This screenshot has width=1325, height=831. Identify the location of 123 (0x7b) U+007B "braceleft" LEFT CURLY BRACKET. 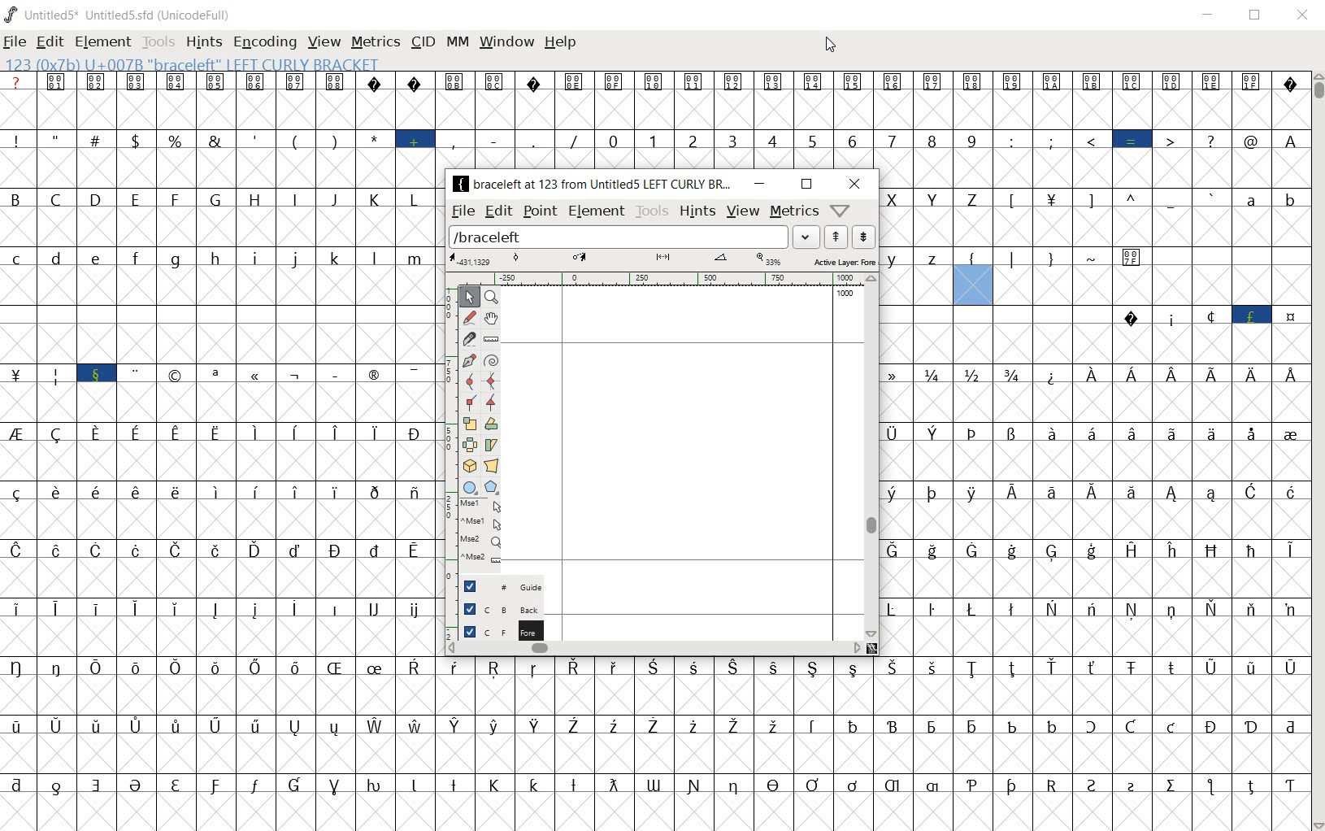
(975, 285).